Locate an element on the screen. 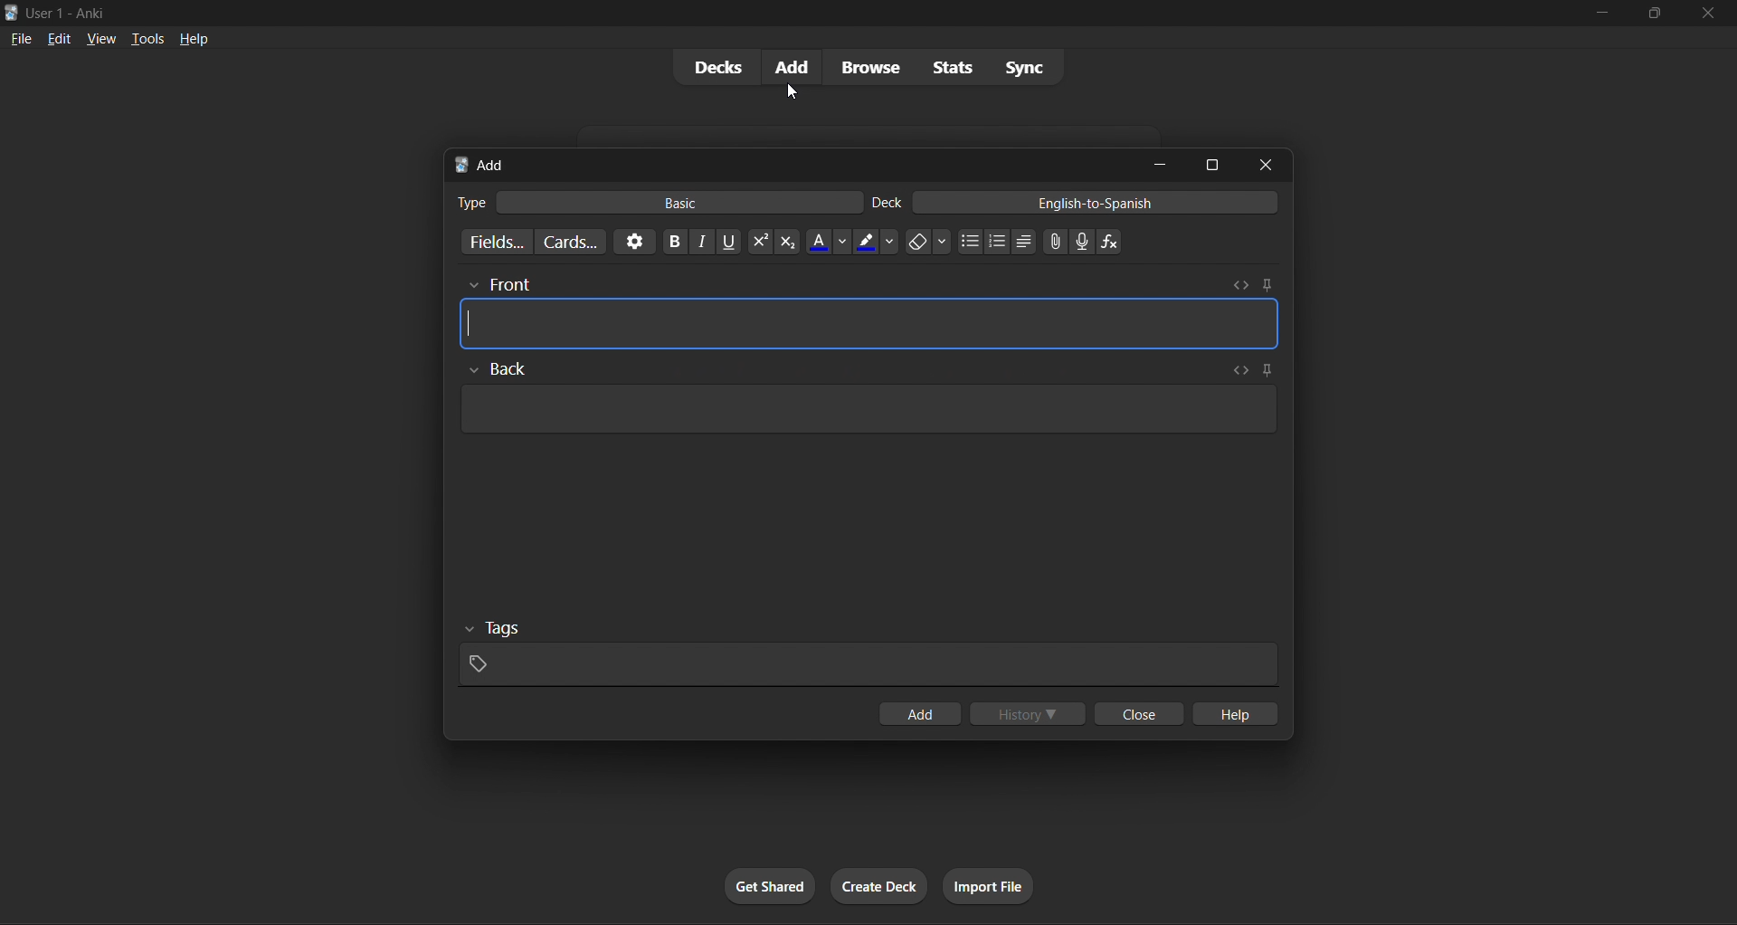  browse is located at coordinates (868, 65).